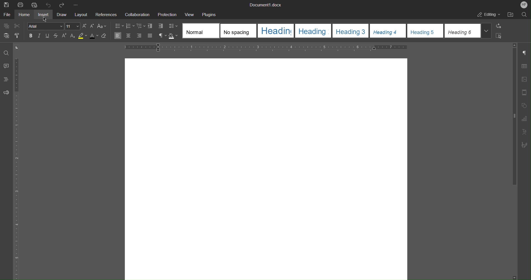 This screenshot has height=280, width=531. What do you see at coordinates (523, 15) in the screenshot?
I see `Search` at bounding box center [523, 15].